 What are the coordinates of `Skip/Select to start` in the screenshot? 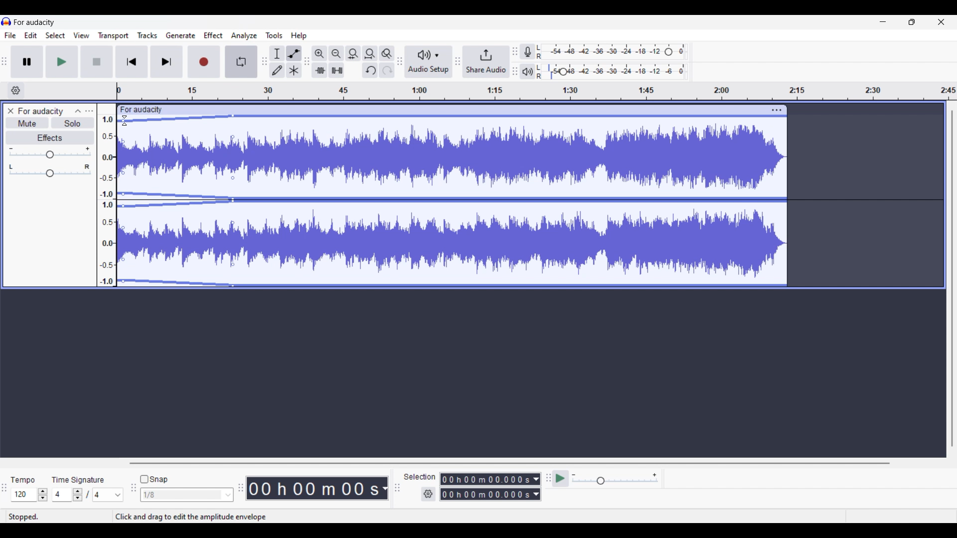 It's located at (132, 61).